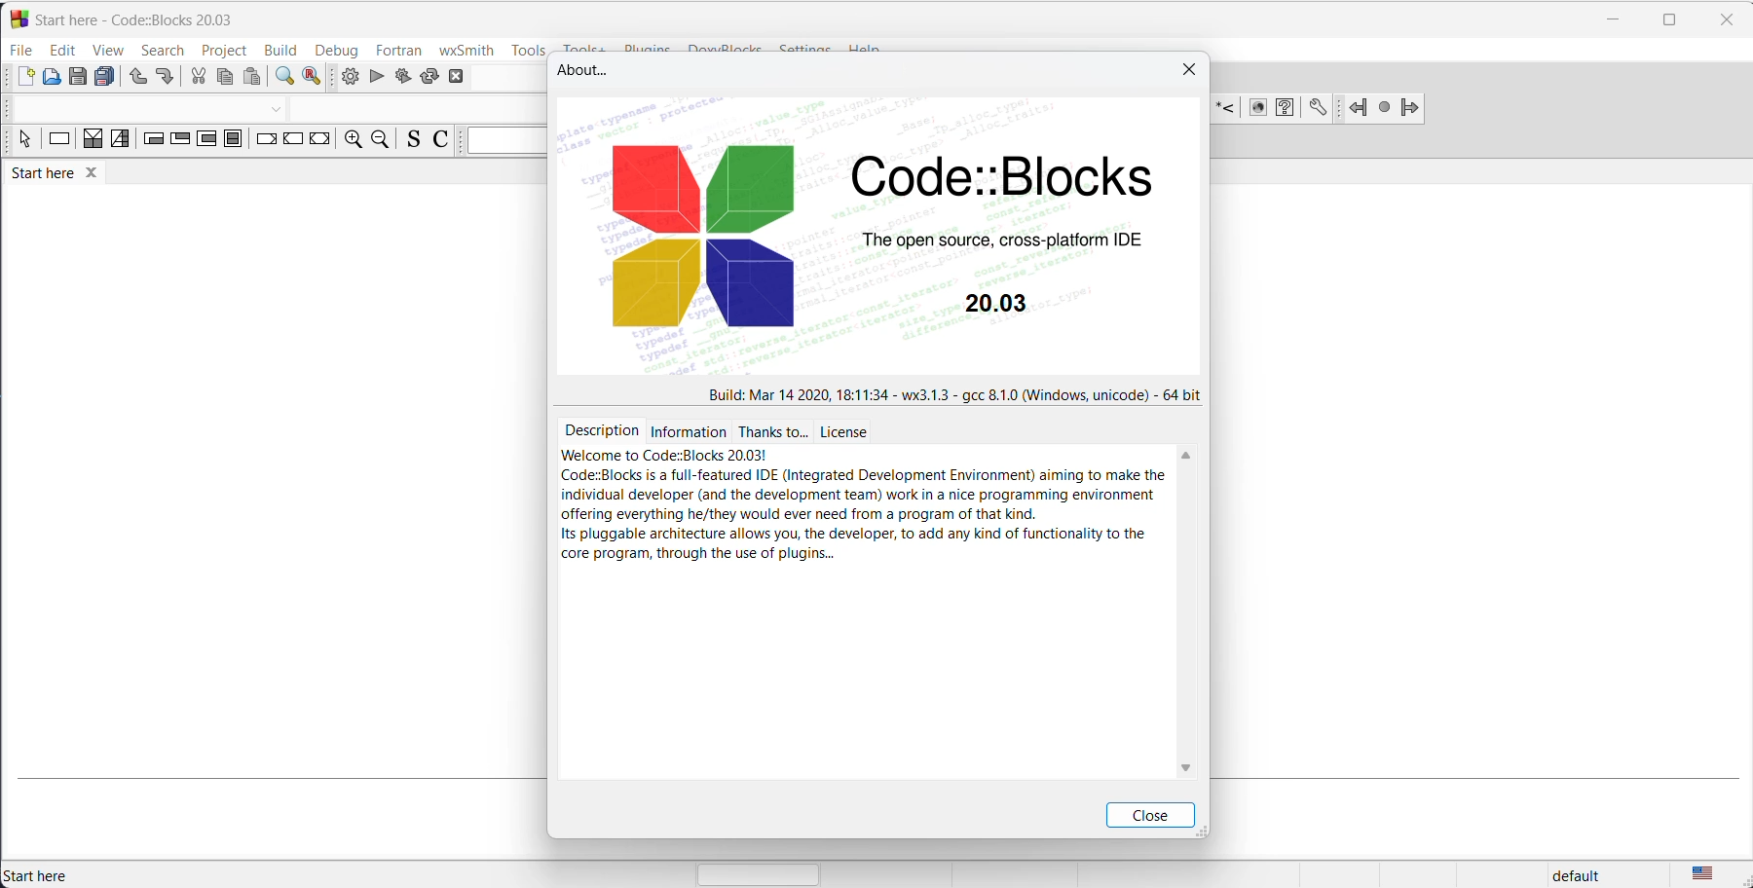 The height and width of the screenshot is (888, 1753). Describe the element at coordinates (276, 107) in the screenshot. I see `dropdown` at that location.